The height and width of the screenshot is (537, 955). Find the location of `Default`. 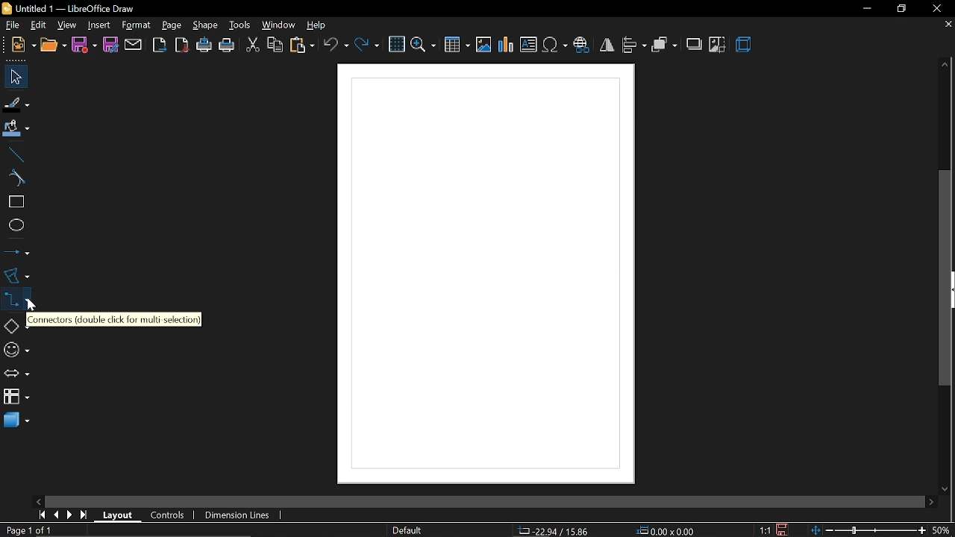

Default is located at coordinates (407, 531).